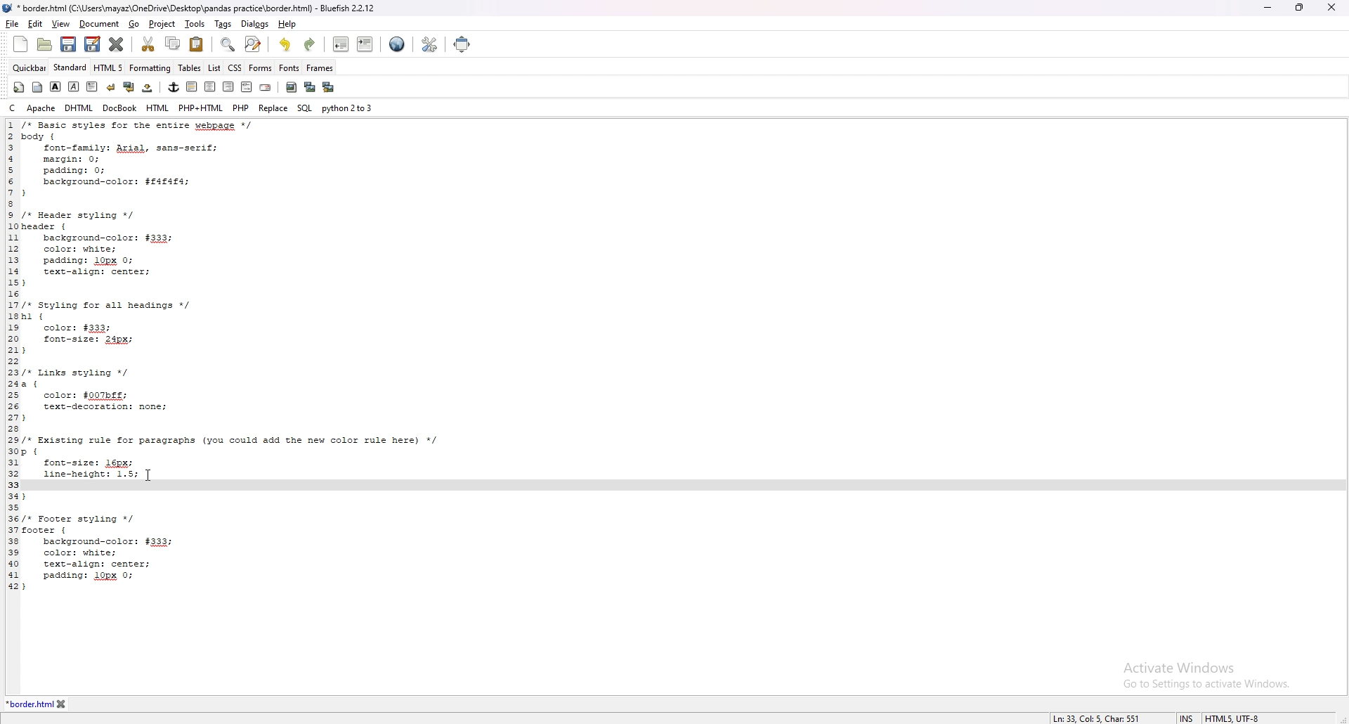 The width and height of the screenshot is (1349, 724). I want to click on dialogs, so click(254, 24).